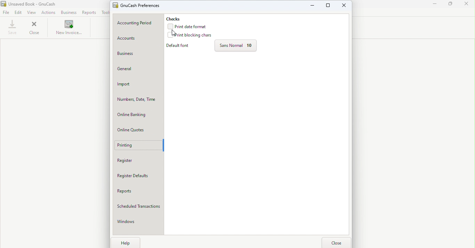 The width and height of the screenshot is (475, 248). What do you see at coordinates (35, 29) in the screenshot?
I see `Close` at bounding box center [35, 29].